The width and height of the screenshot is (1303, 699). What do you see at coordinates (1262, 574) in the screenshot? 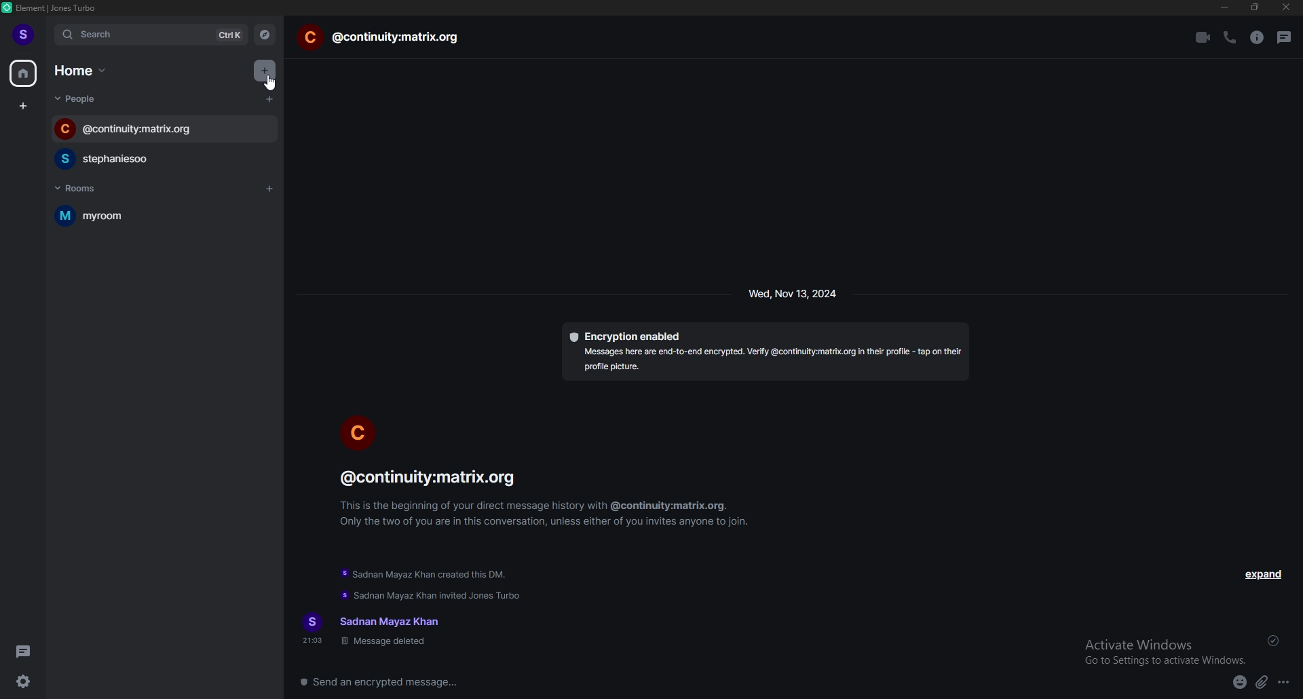
I see `expand` at bounding box center [1262, 574].